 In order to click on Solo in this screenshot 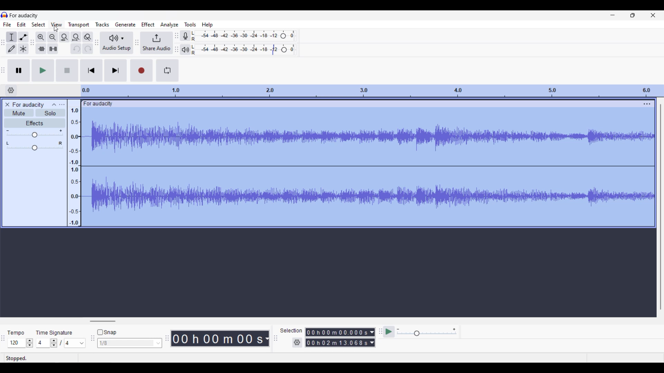, I will do `click(50, 113)`.